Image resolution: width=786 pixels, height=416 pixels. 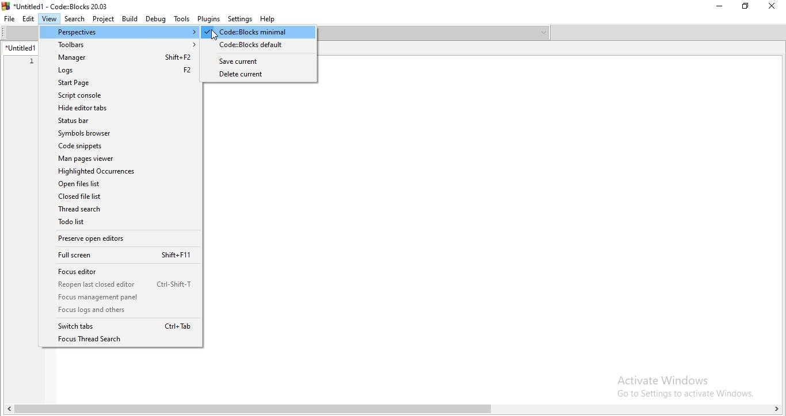 I want to click on Focus editor, so click(x=123, y=271).